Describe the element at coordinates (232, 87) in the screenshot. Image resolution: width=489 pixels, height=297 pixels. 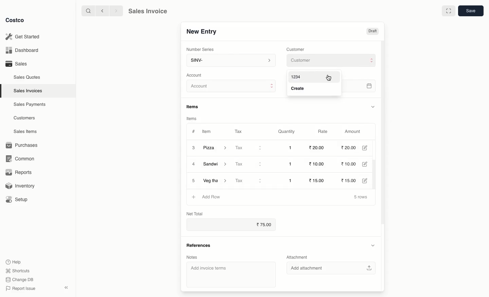
I see `Account` at that location.